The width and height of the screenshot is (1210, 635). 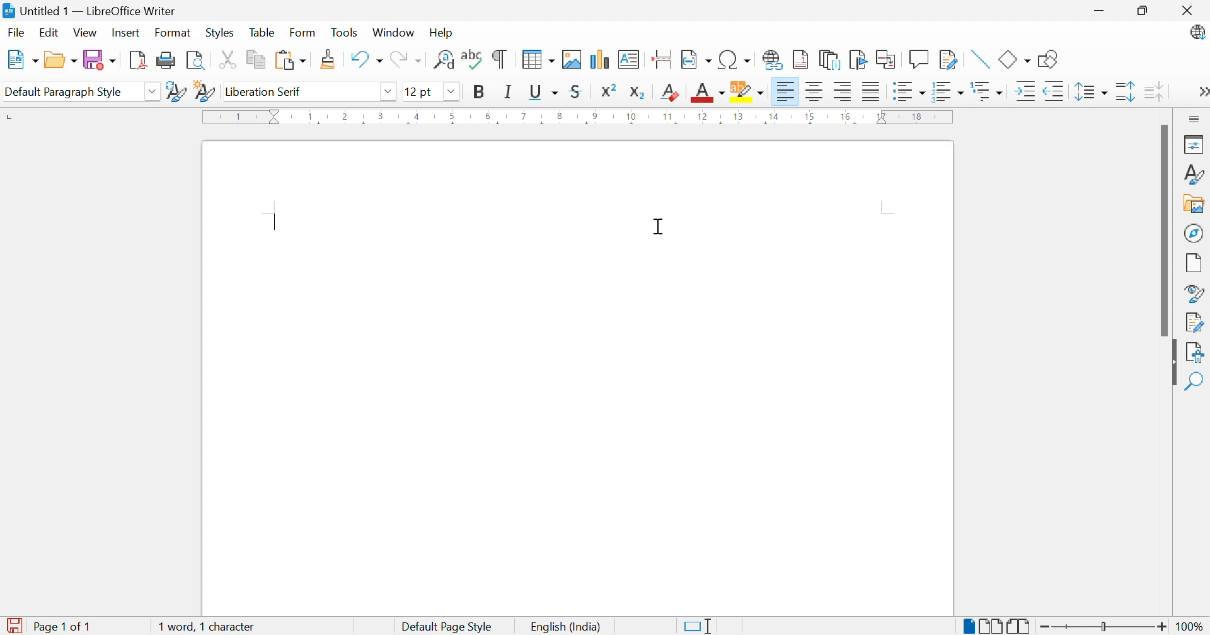 I want to click on Insert Special Characters, so click(x=735, y=59).